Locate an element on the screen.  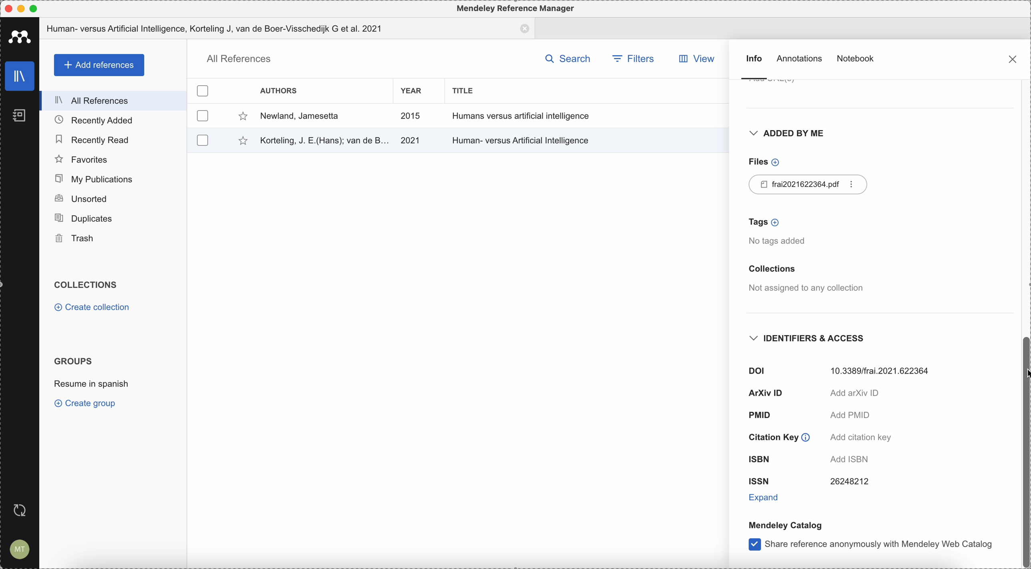
filters is located at coordinates (632, 58).